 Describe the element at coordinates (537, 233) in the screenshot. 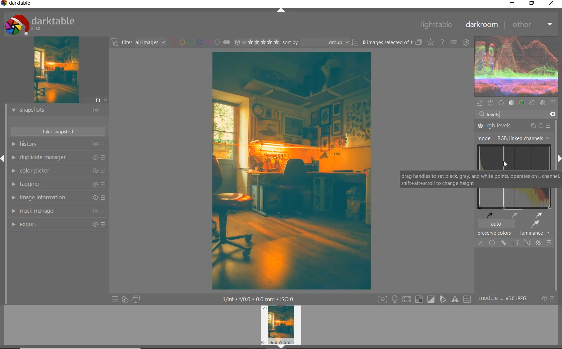

I see `lunminance` at that location.